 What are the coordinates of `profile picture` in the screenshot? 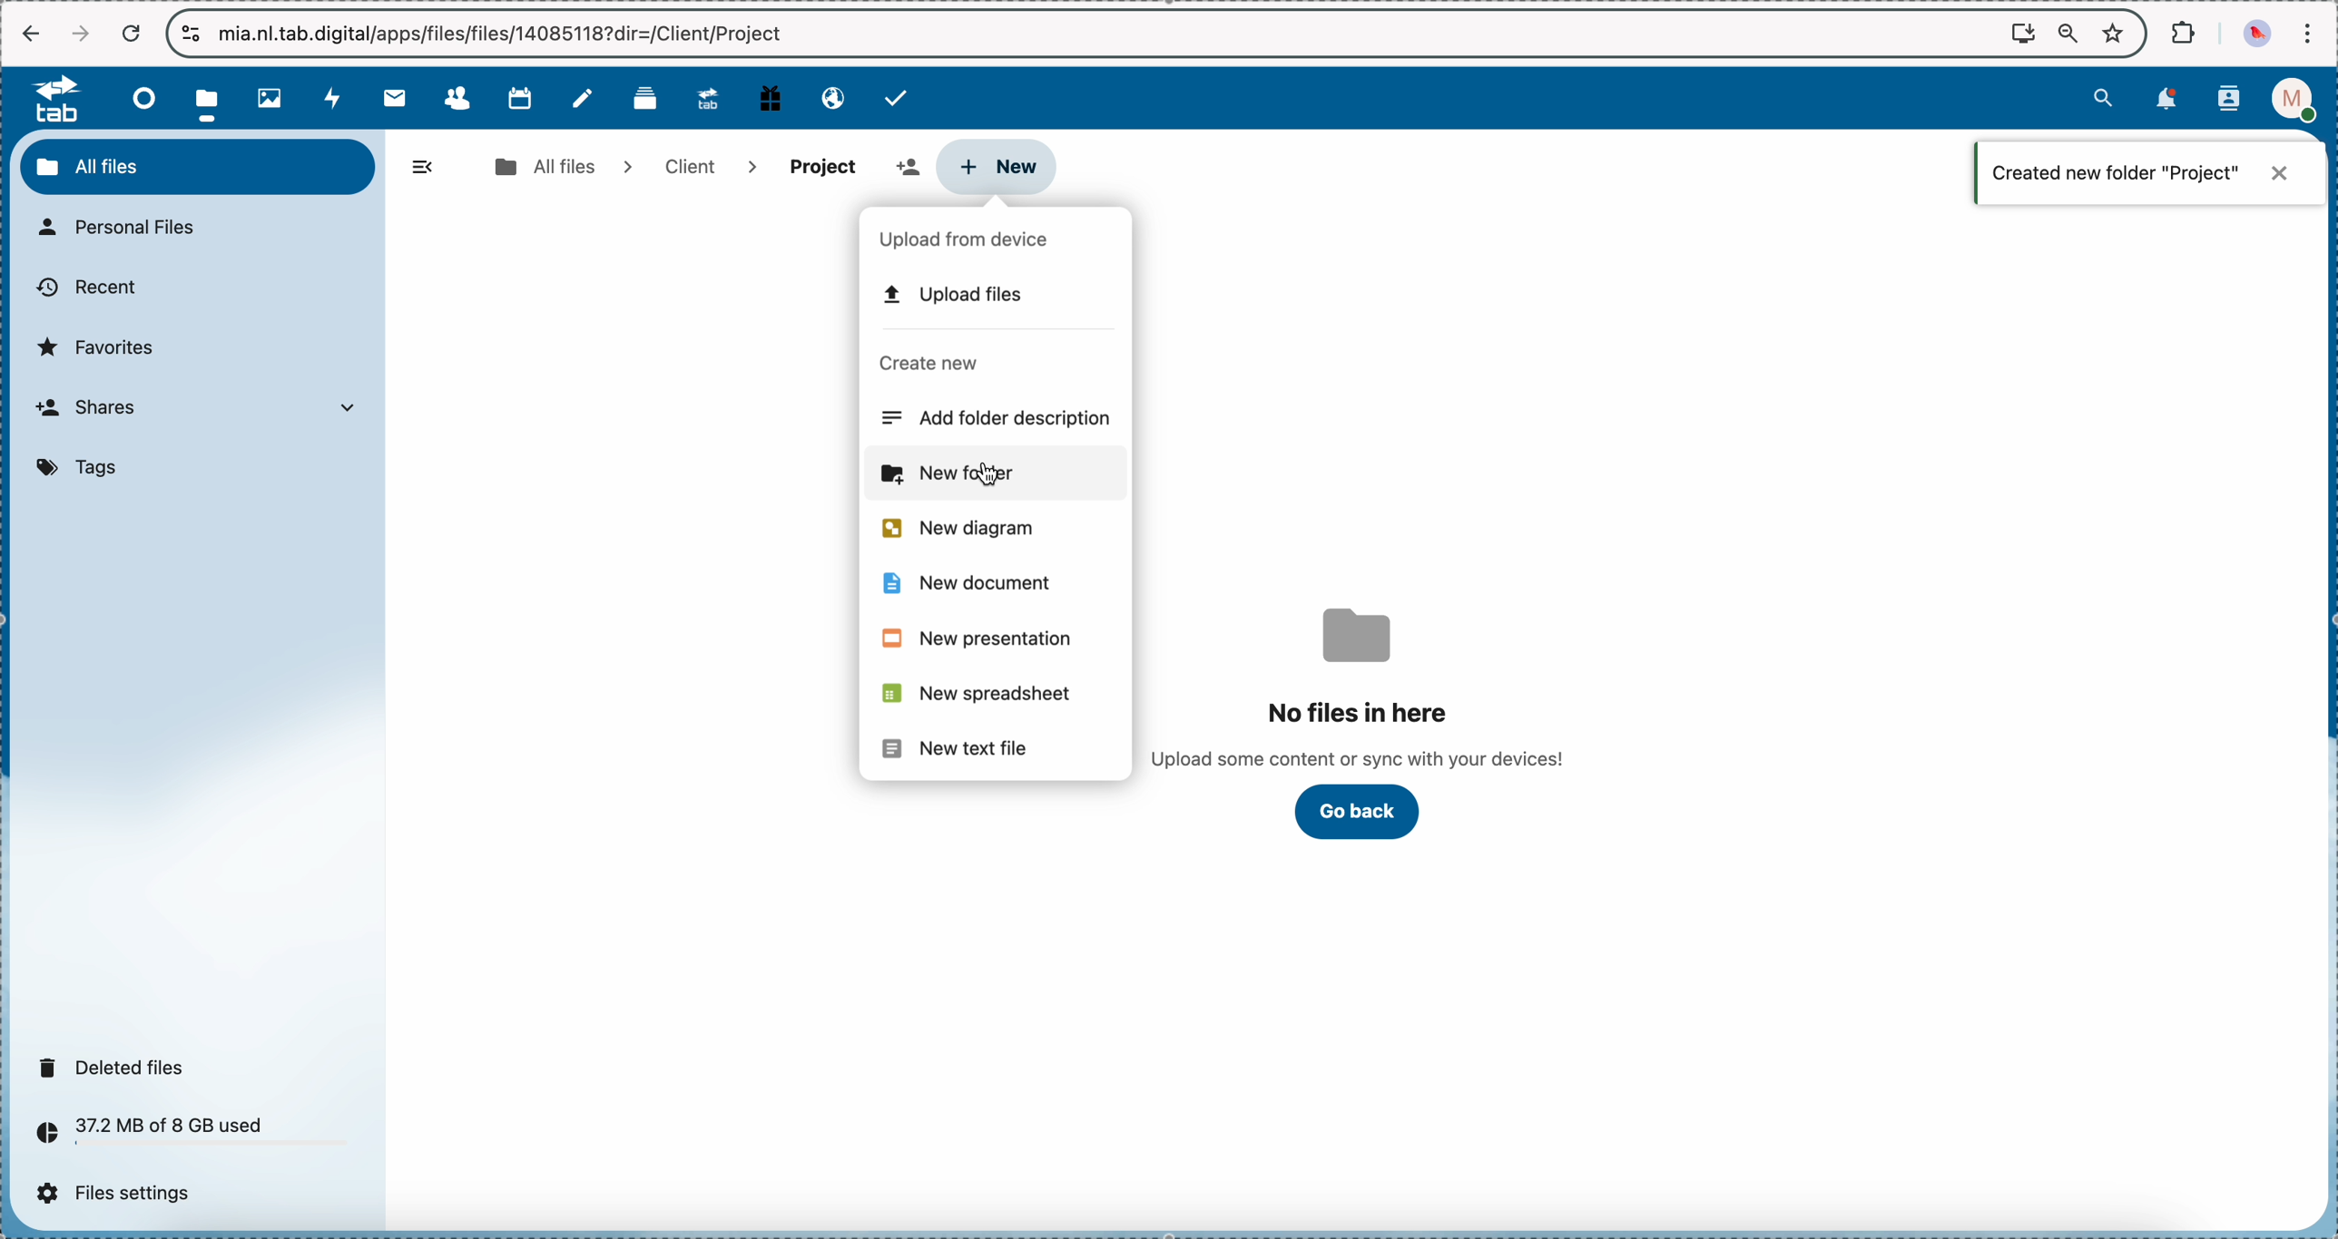 It's located at (2260, 34).